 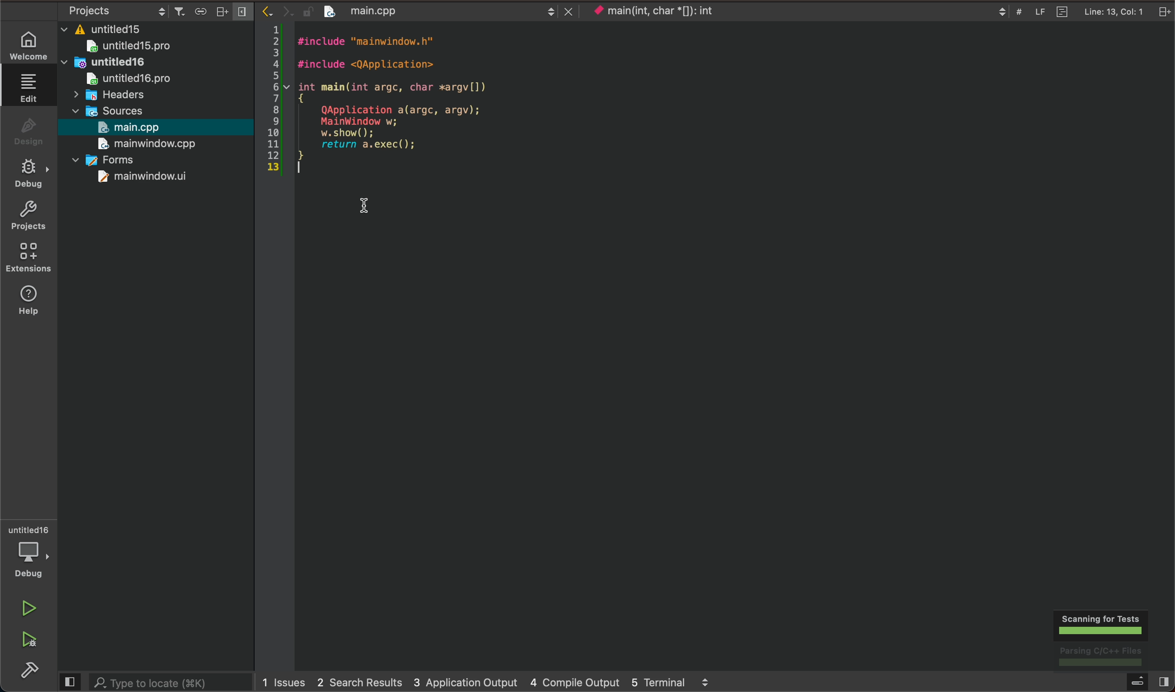 I want to click on run , so click(x=31, y=609).